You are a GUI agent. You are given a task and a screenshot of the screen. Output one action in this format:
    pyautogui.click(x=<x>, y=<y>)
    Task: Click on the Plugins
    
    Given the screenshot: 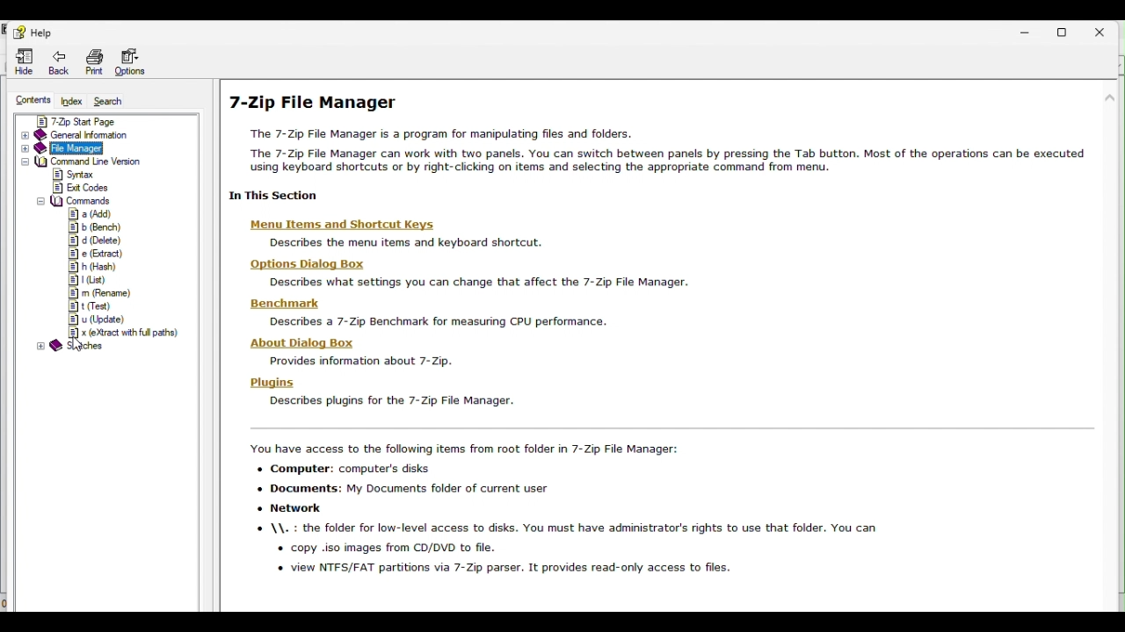 What is the action you would take?
    pyautogui.click(x=276, y=384)
    